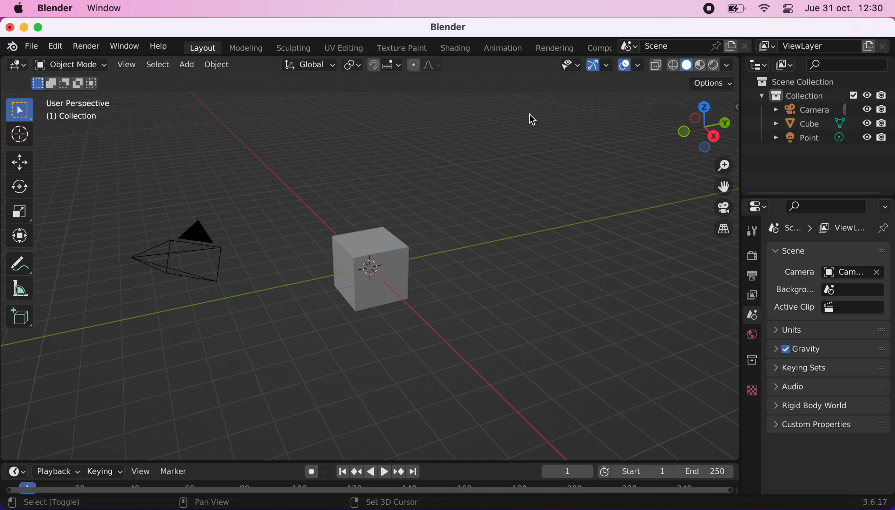 The height and width of the screenshot is (510, 895). I want to click on layout, so click(203, 47).